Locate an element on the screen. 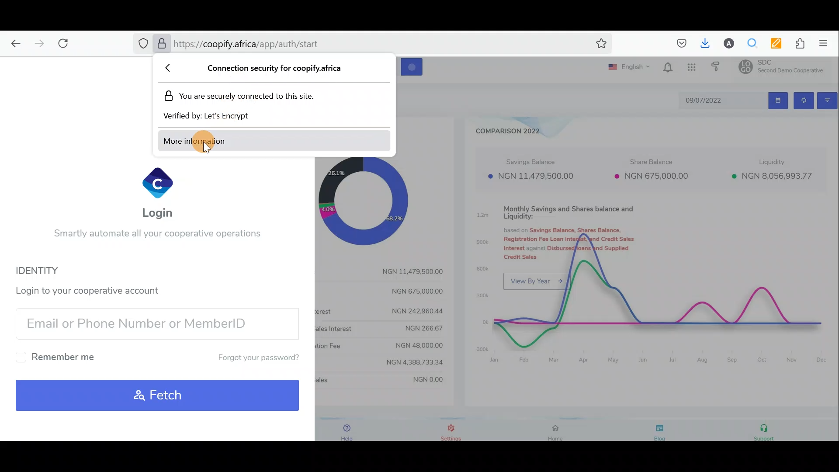  Open application menu is located at coordinates (826, 44).